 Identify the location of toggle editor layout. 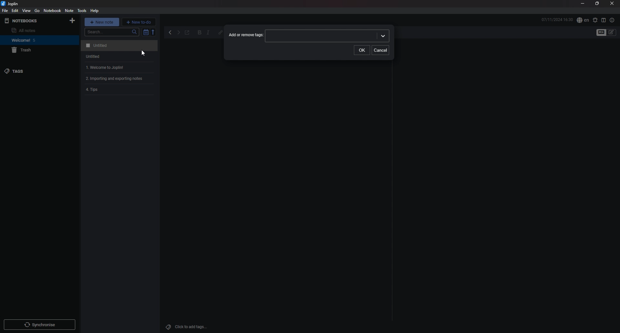
(604, 20).